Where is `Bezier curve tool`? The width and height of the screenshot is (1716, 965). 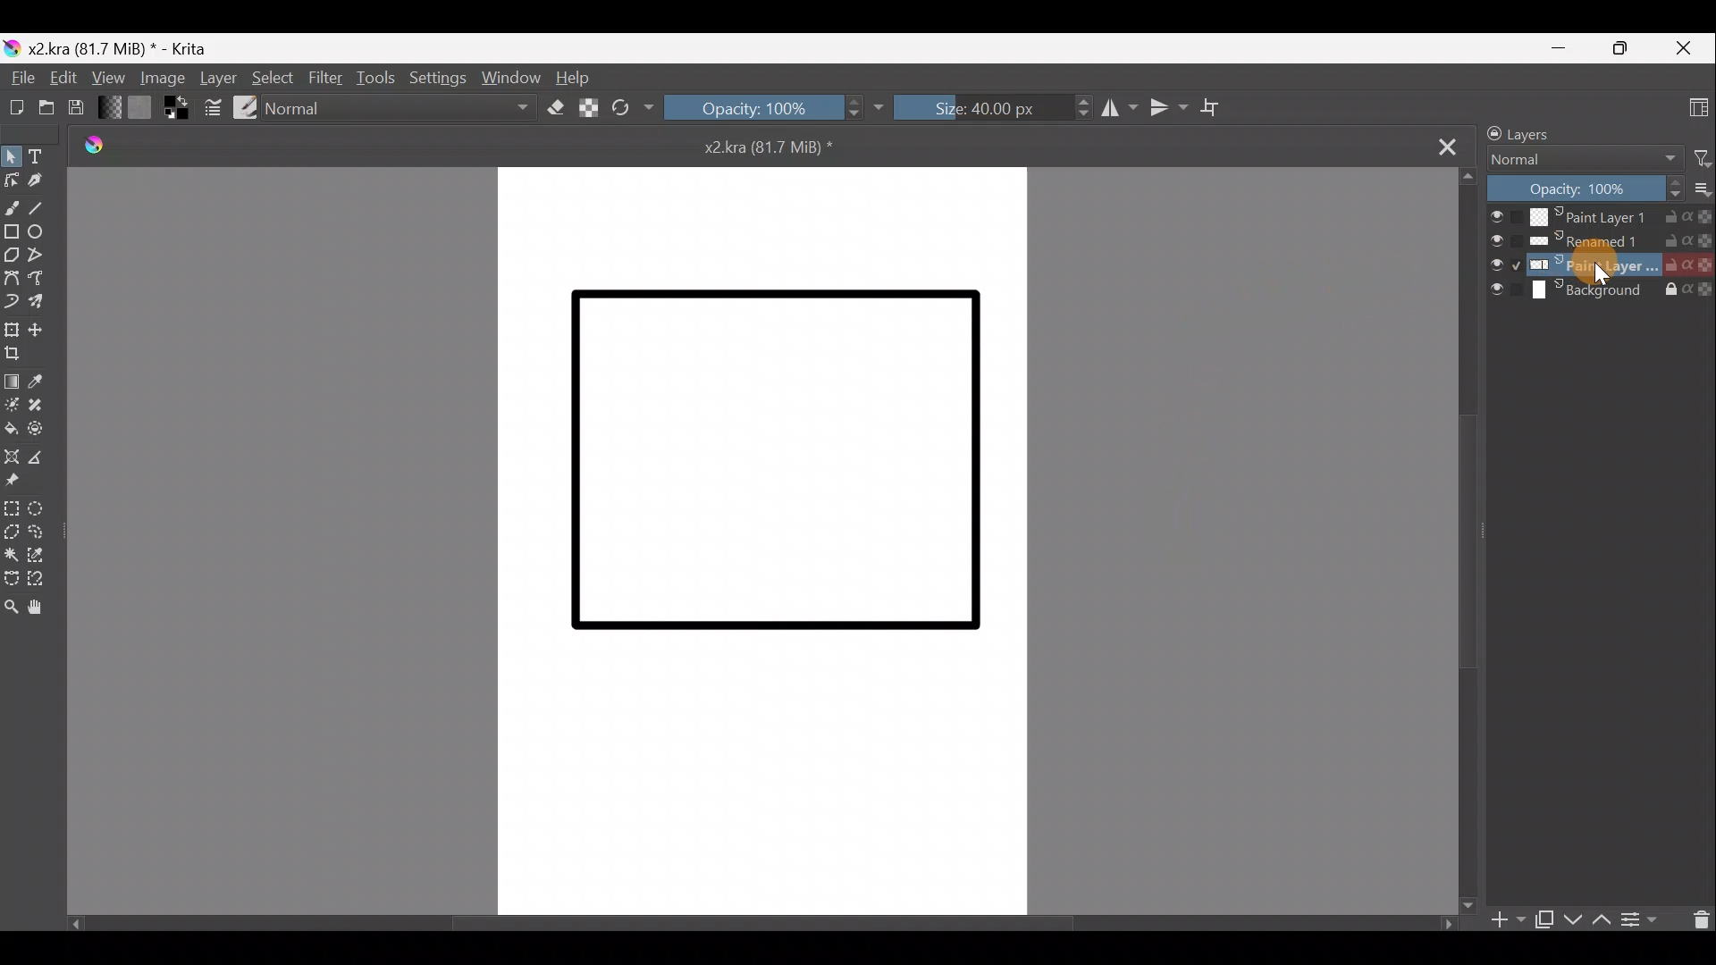
Bezier curve tool is located at coordinates (13, 279).